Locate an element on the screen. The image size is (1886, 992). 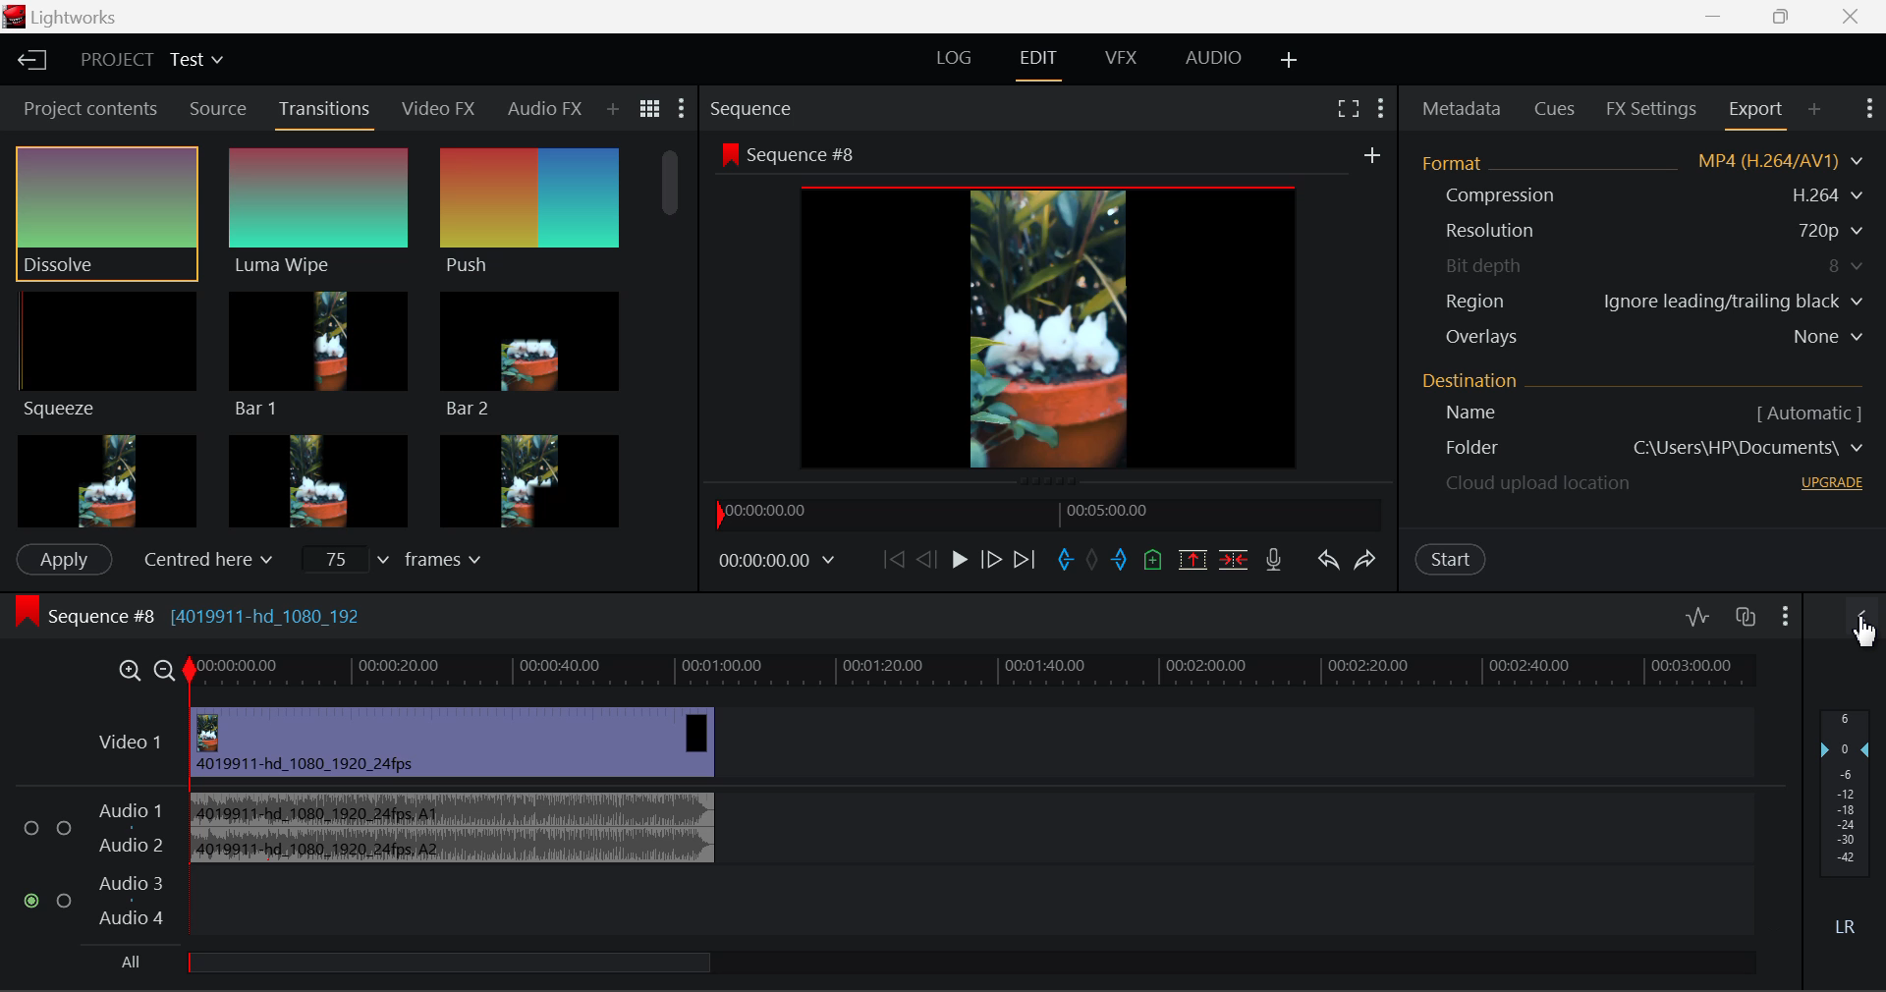
Centered here is located at coordinates (202, 559).